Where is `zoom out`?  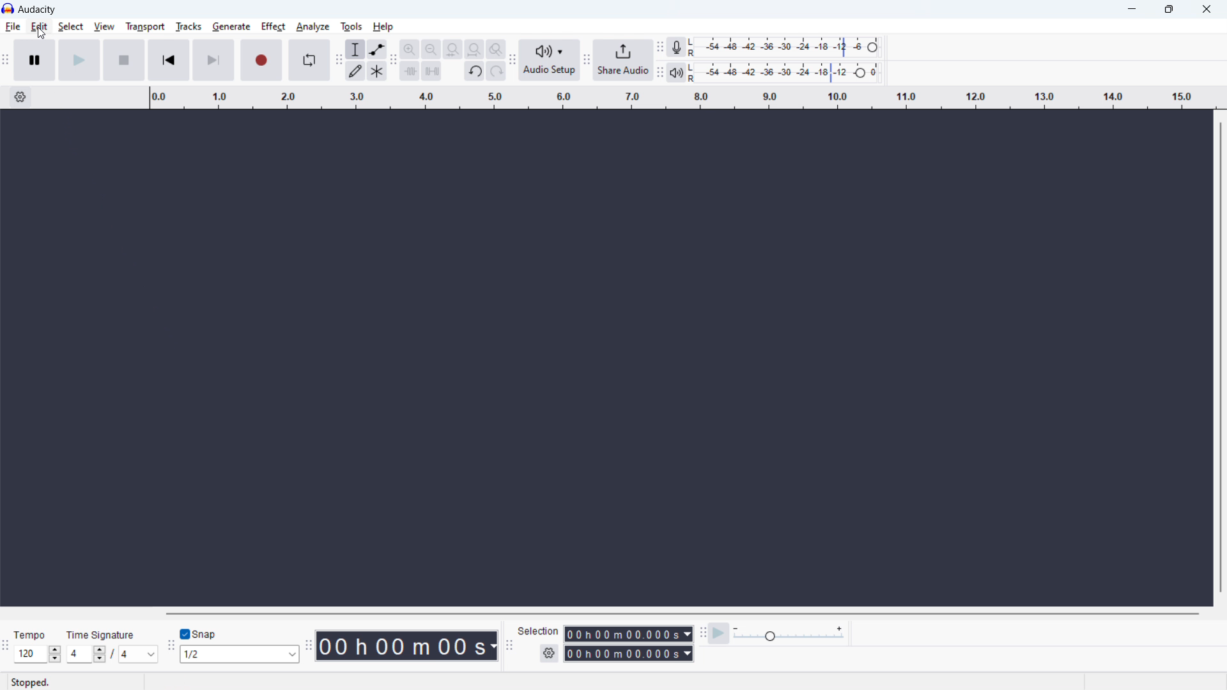
zoom out is located at coordinates (430, 49).